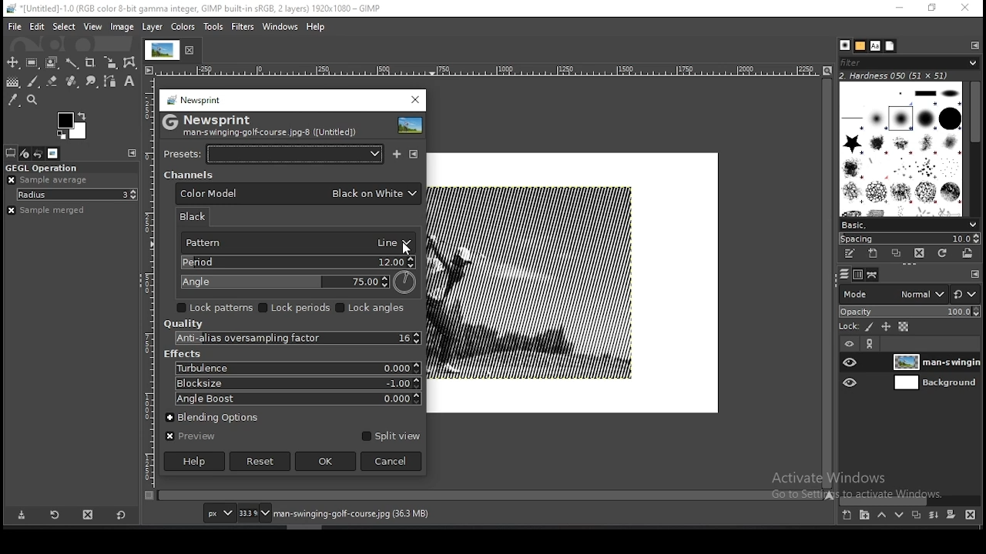  What do you see at coordinates (188, 175) in the screenshot?
I see `channel` at bounding box center [188, 175].